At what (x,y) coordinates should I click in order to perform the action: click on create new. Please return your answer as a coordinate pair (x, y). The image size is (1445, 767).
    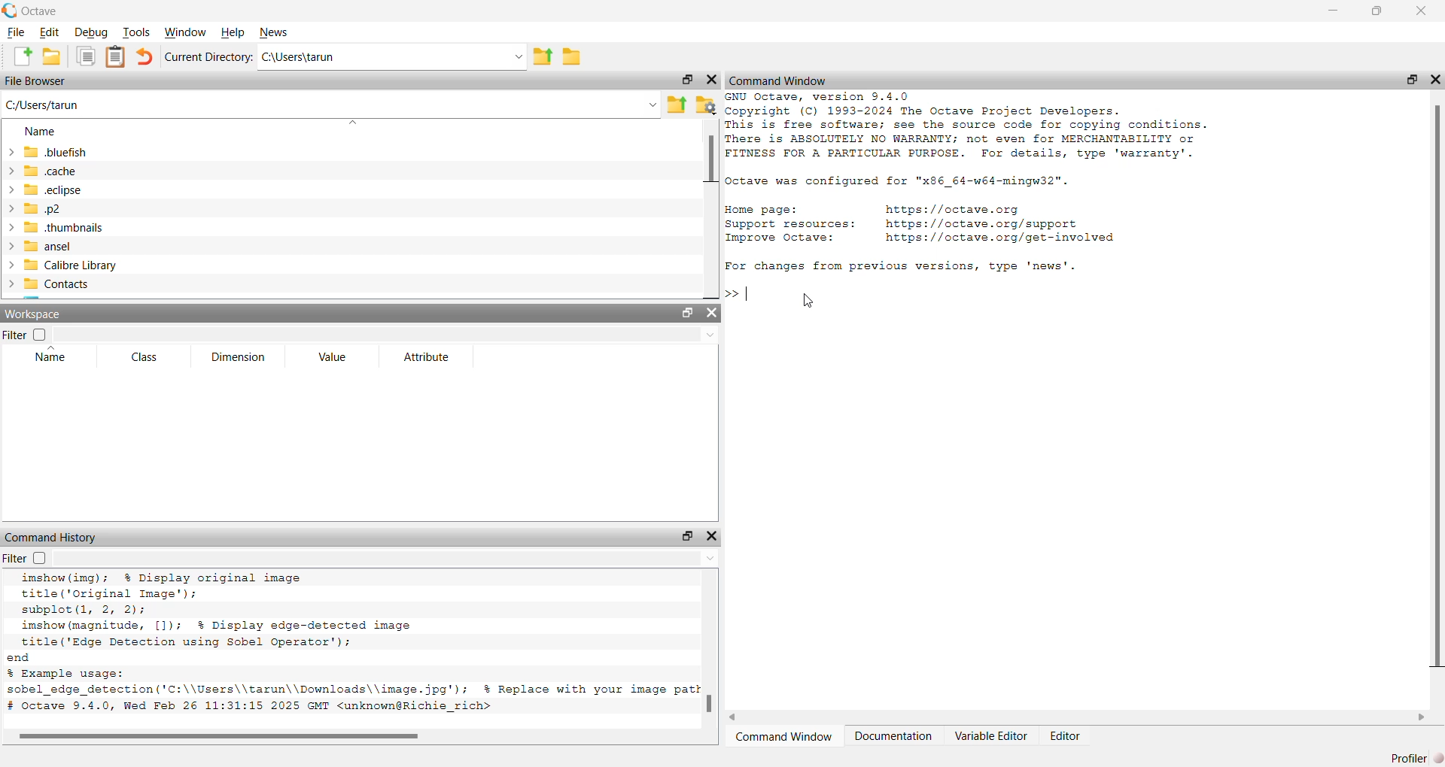
    Looking at the image, I should click on (22, 56).